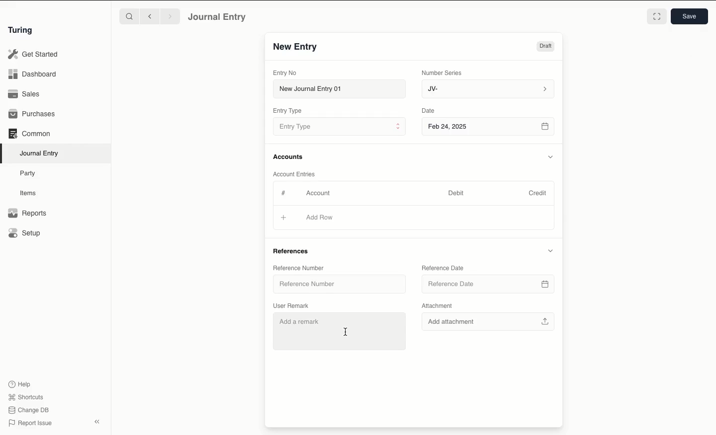  What do you see at coordinates (284, 193) in the screenshot?
I see `Hashtag` at bounding box center [284, 193].